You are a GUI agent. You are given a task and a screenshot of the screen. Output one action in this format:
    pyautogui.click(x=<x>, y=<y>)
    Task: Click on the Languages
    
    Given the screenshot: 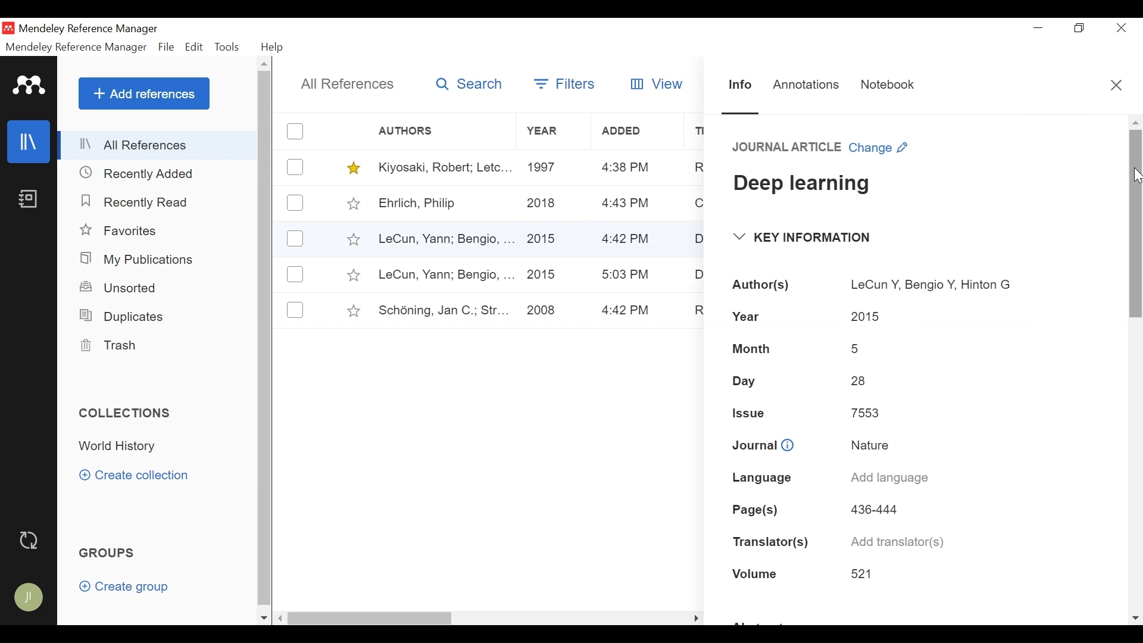 What is the action you would take?
    pyautogui.click(x=758, y=479)
    